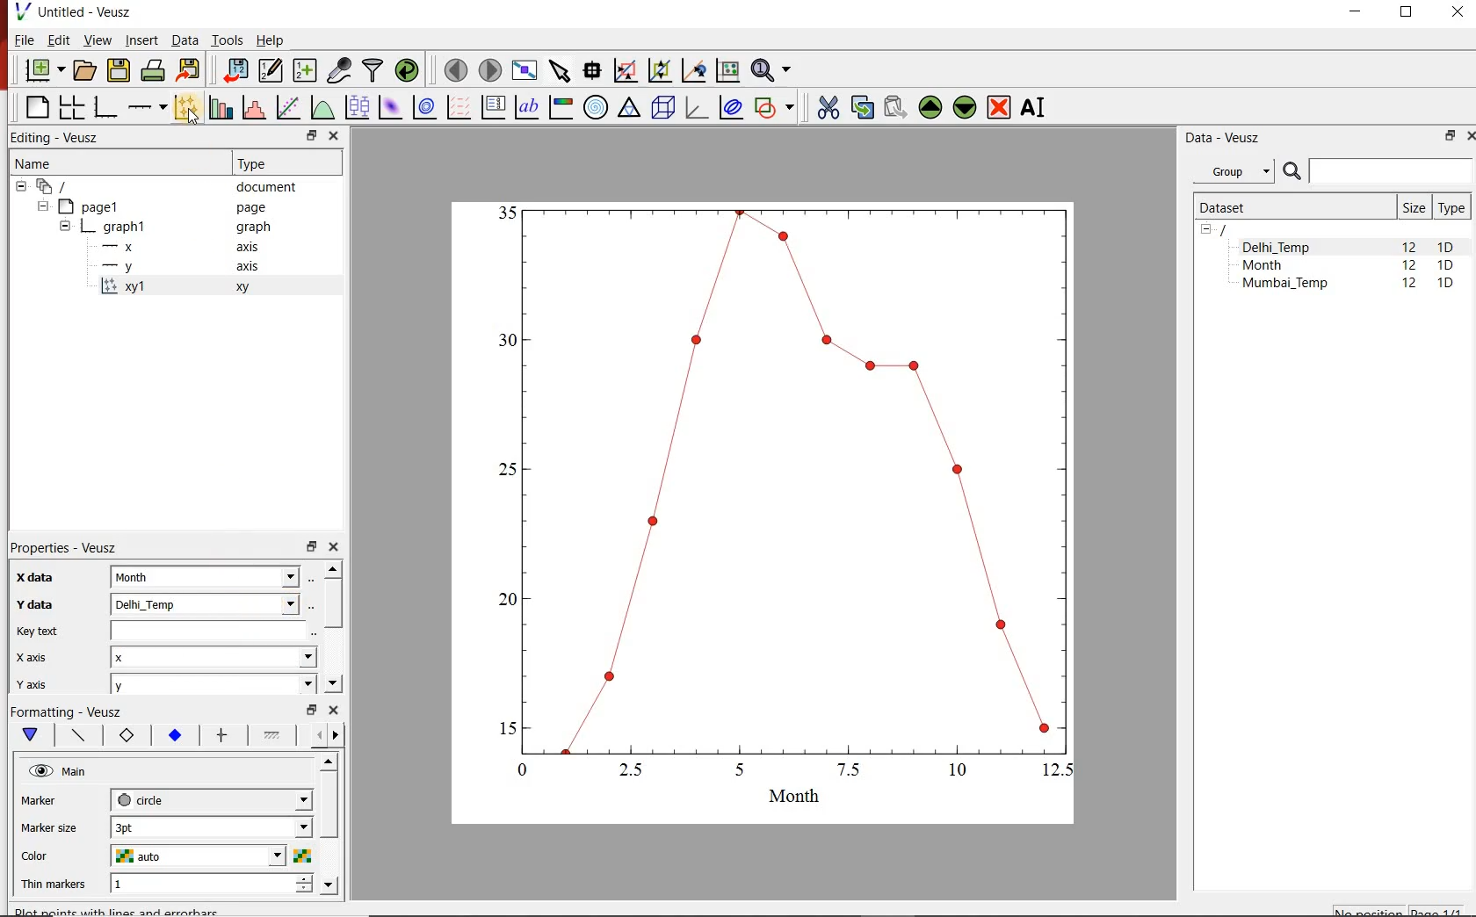  I want to click on select items from the graph or scroll, so click(561, 71).